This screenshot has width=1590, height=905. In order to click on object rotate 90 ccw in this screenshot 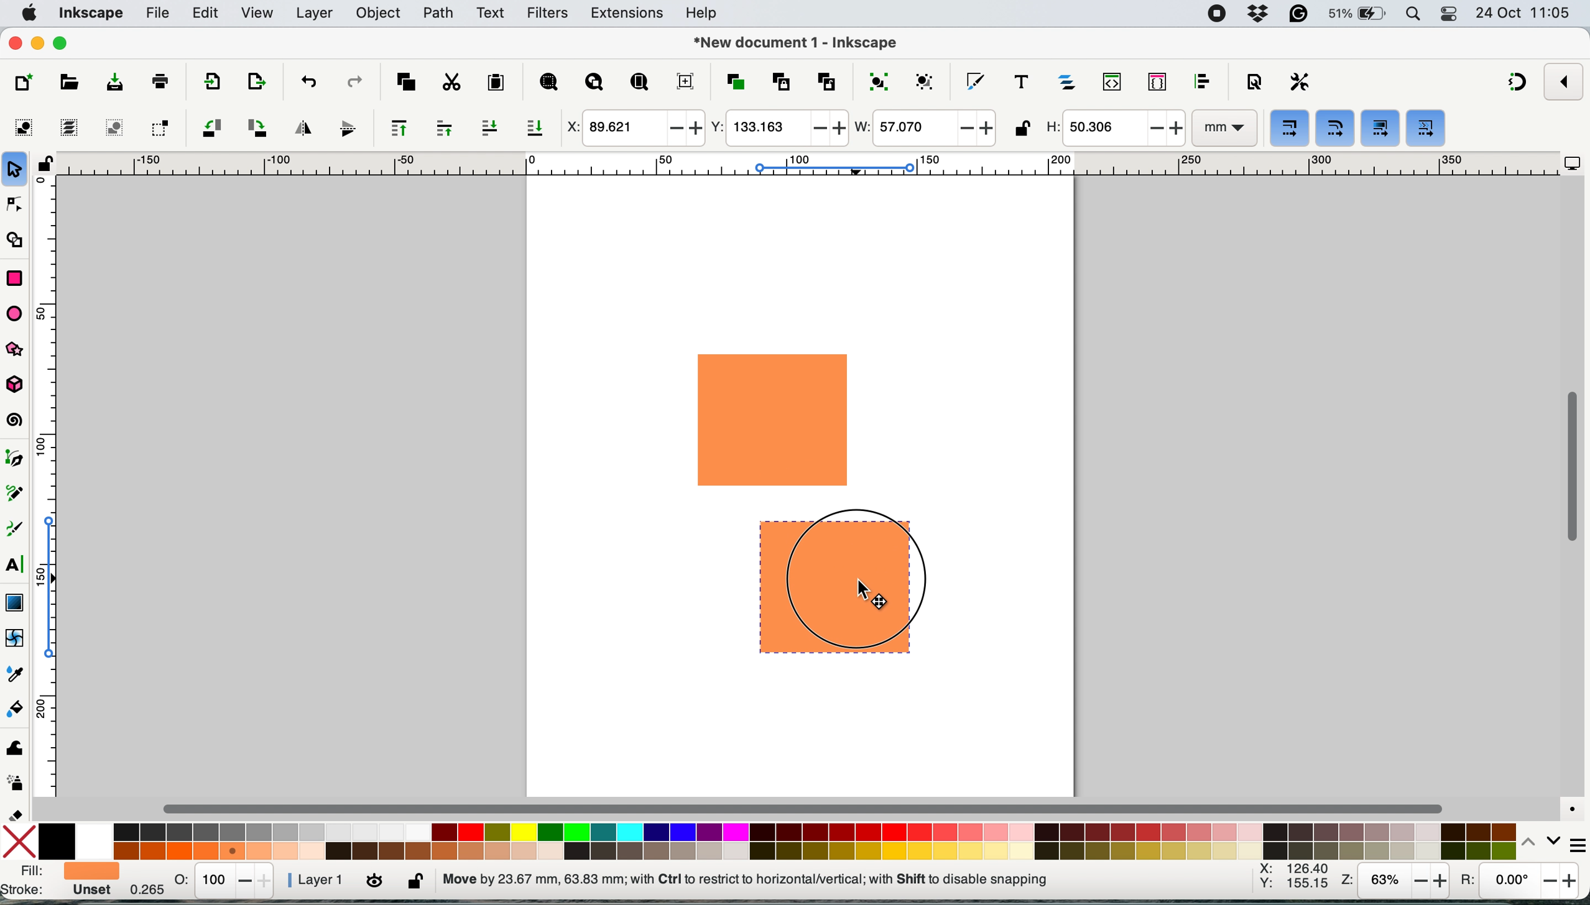, I will do `click(210, 129)`.